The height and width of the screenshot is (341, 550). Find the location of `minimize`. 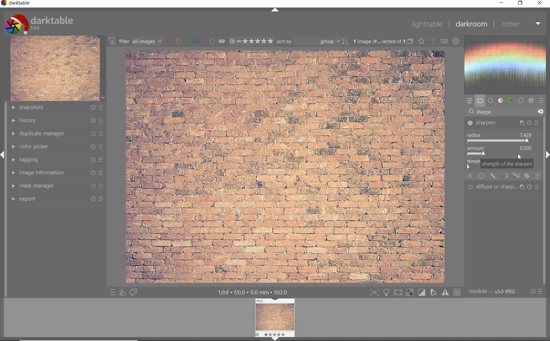

minimize is located at coordinates (501, 2).